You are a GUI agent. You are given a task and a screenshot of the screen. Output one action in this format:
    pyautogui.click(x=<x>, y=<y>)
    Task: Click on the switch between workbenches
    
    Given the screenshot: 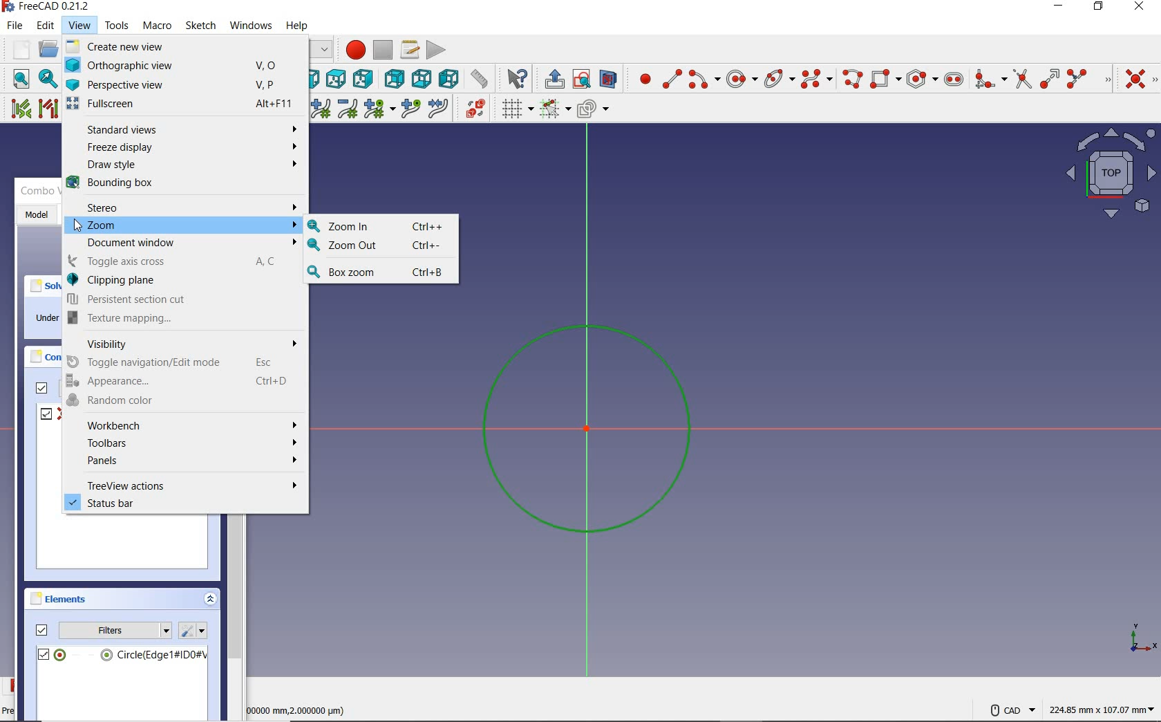 What is the action you would take?
    pyautogui.click(x=324, y=48)
    